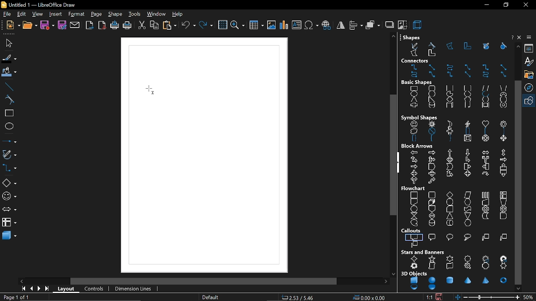 This screenshot has height=301, width=536. Describe the element at coordinates (505, 5) in the screenshot. I see `restore down` at that location.